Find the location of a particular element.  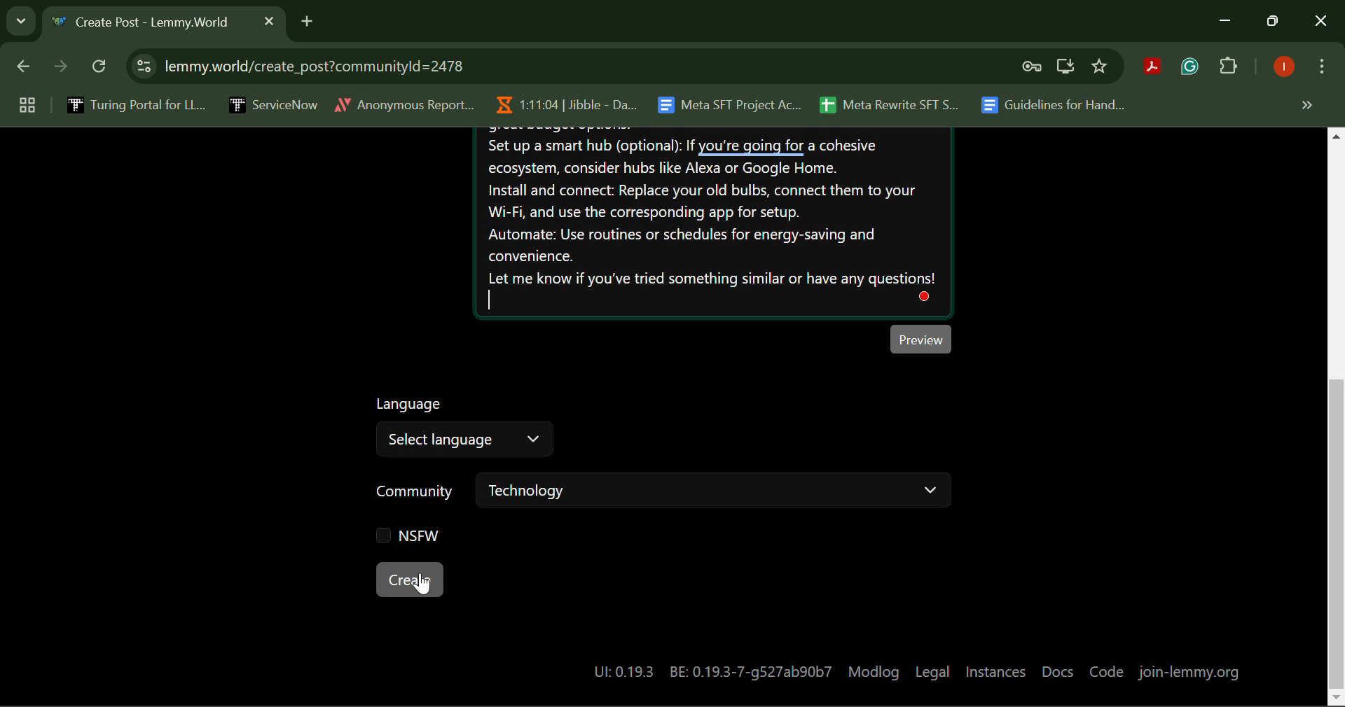

Community Selector Bar is located at coordinates (660, 491).